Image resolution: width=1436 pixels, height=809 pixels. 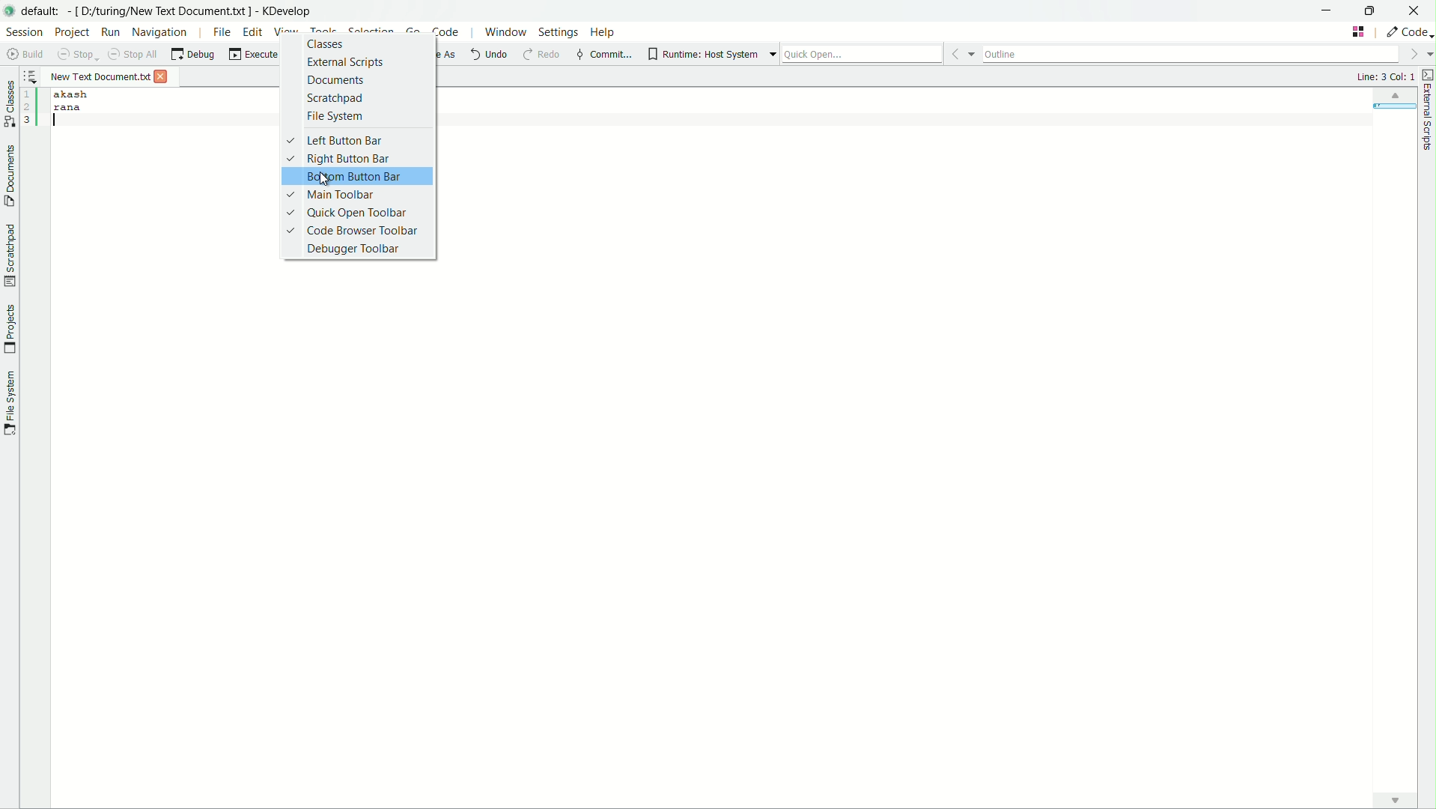 What do you see at coordinates (162, 439) in the screenshot?
I see `akash rana` at bounding box center [162, 439].